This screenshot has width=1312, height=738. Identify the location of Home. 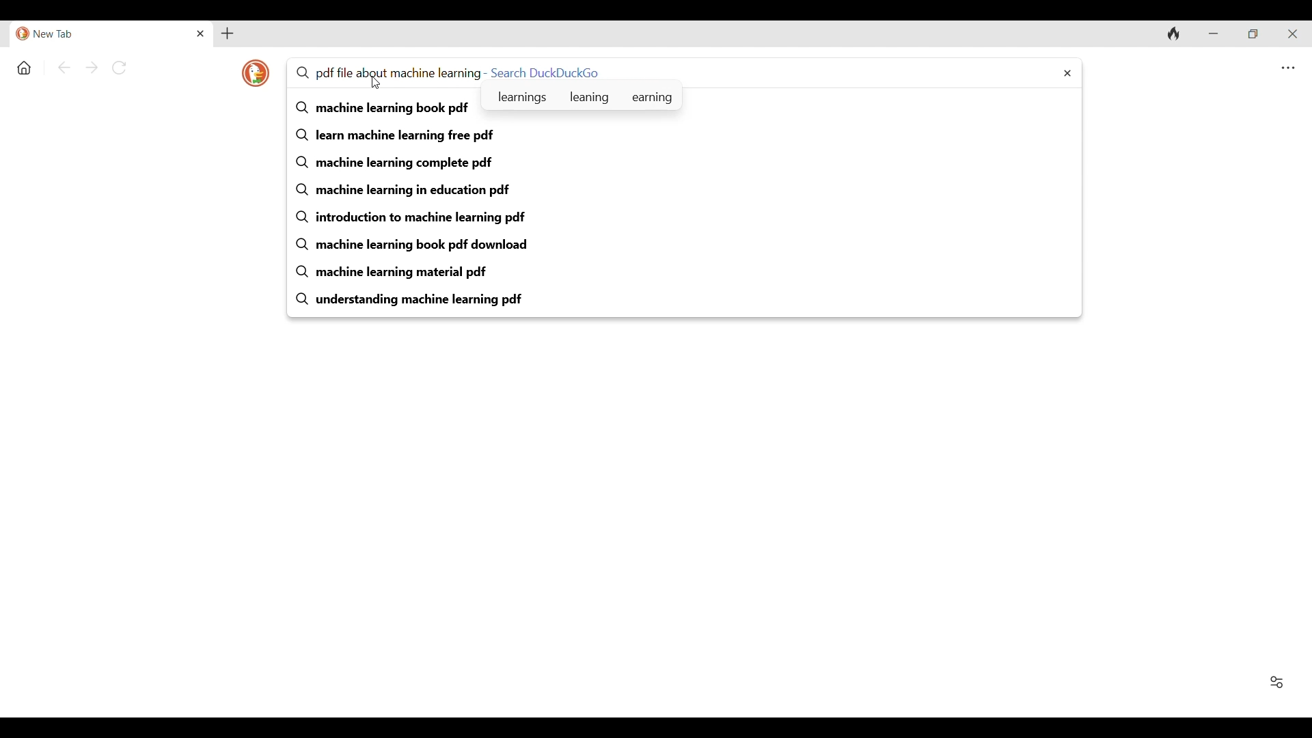
(24, 68).